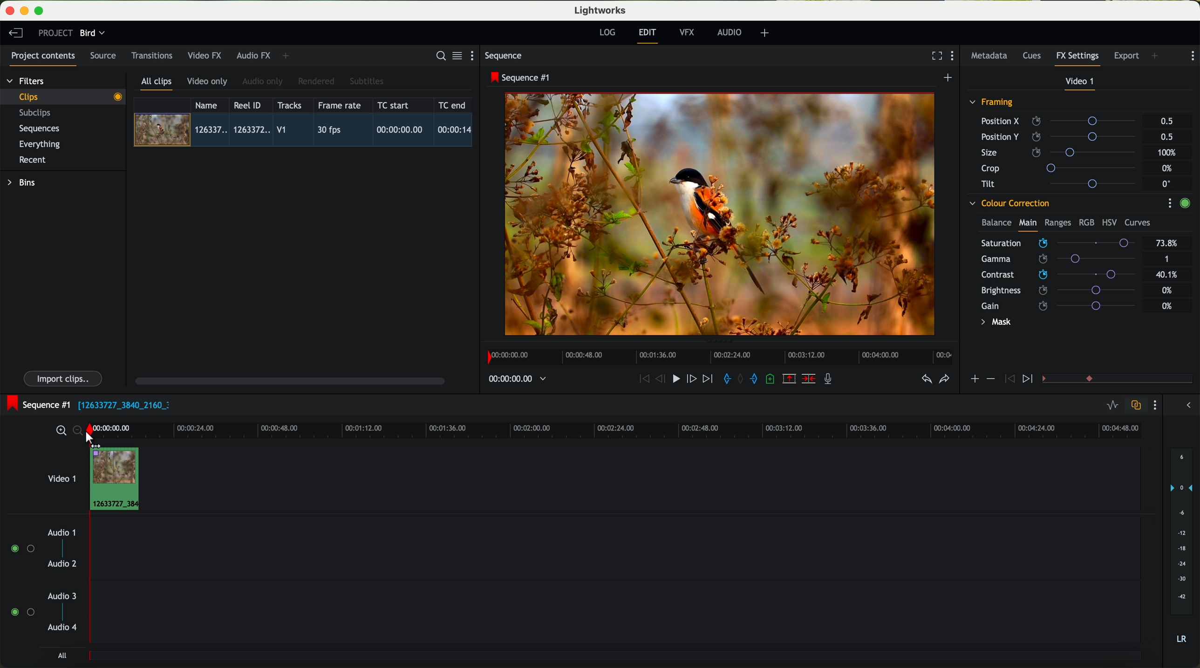  I want to click on fx settings, so click(1077, 59).